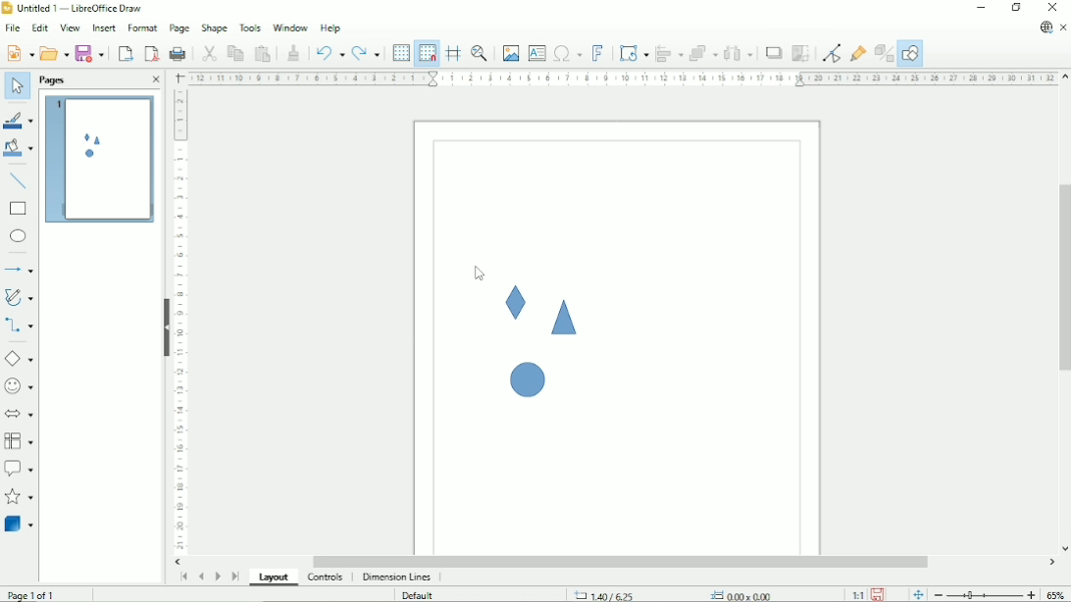 The height and width of the screenshot is (602, 1071). What do you see at coordinates (831, 53) in the screenshot?
I see `Toggle point edit mode` at bounding box center [831, 53].